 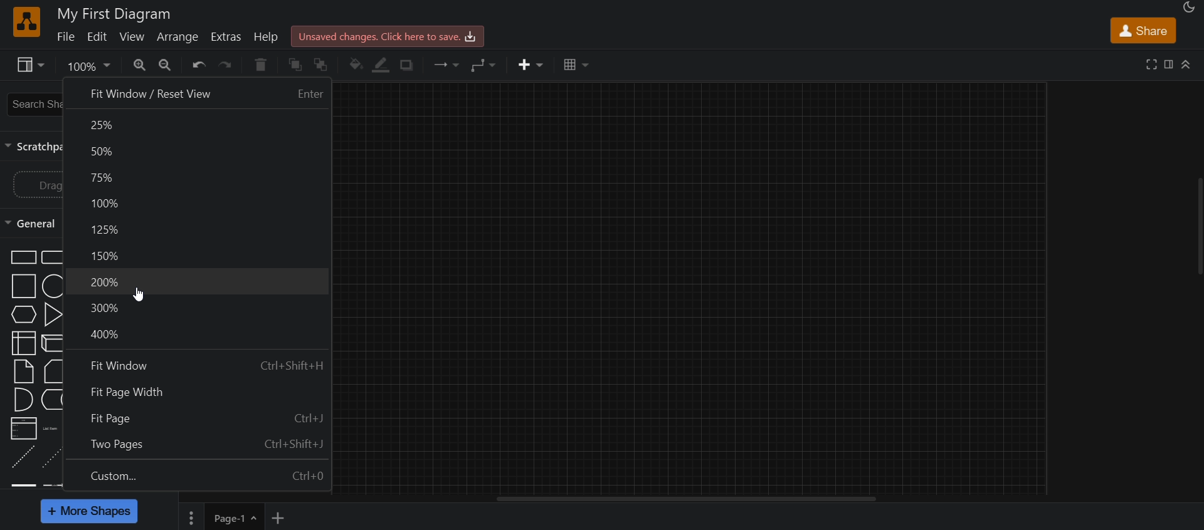 I want to click on line color, so click(x=384, y=64).